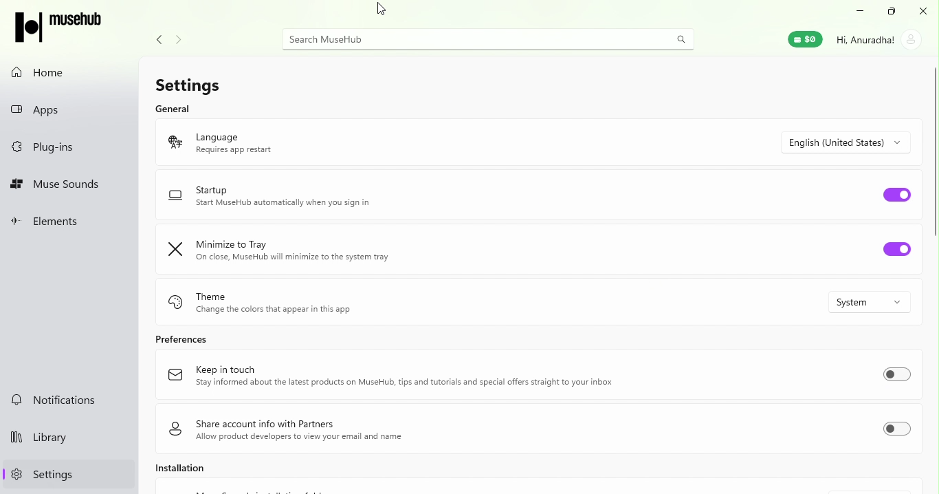 This screenshot has height=494, width=939. Describe the element at coordinates (872, 303) in the screenshot. I see `Drop down` at that location.